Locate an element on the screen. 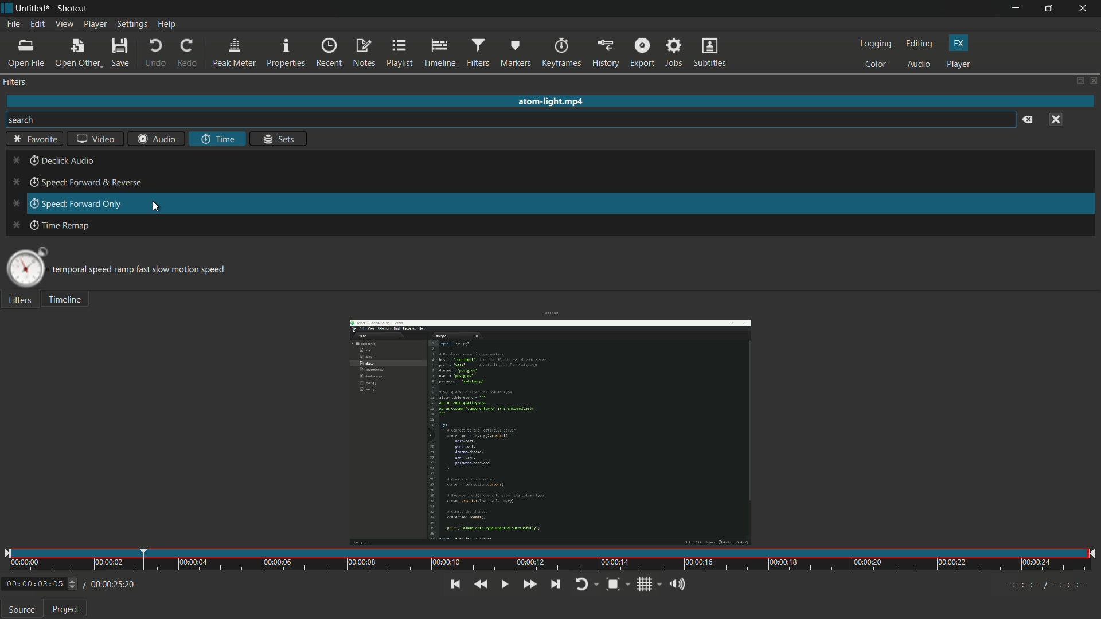 This screenshot has width=1101, height=619. toggle play or pause is located at coordinates (505, 584).